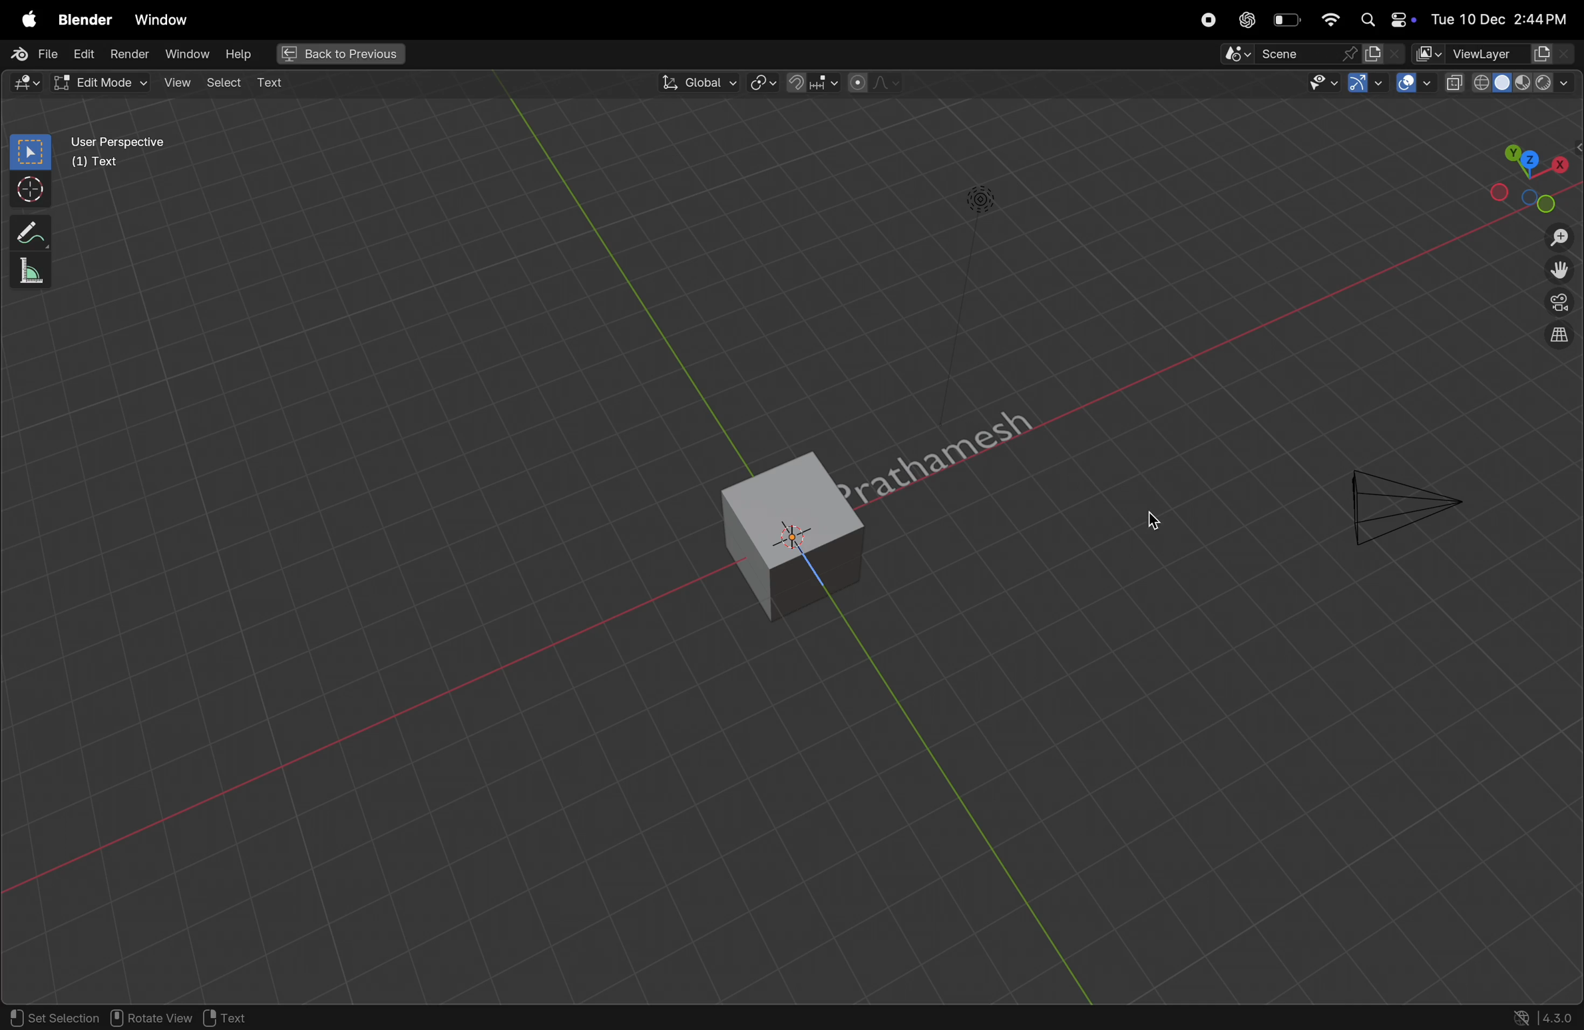 The height and width of the screenshot is (1030, 1584). Describe the element at coordinates (1555, 236) in the screenshot. I see `zoom` at that location.